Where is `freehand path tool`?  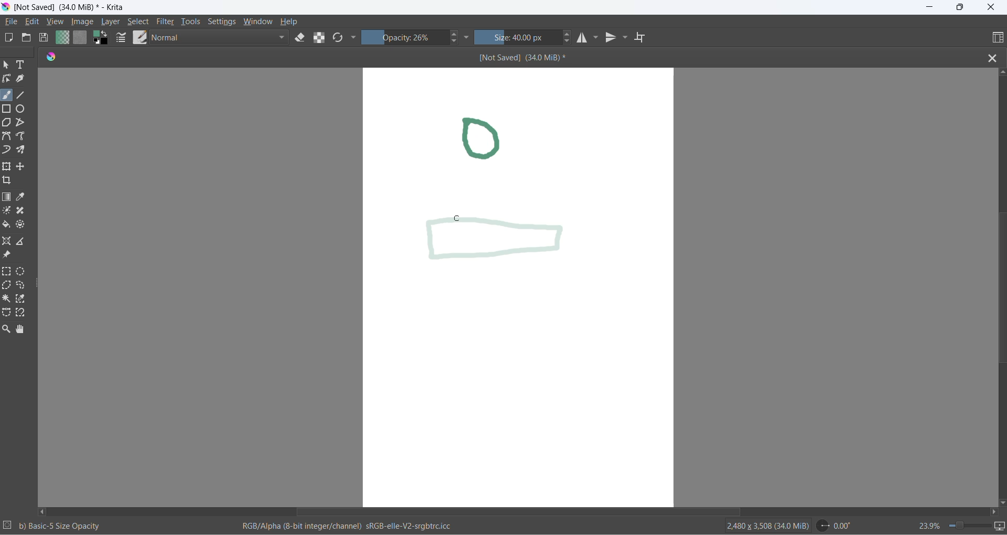
freehand path tool is located at coordinates (25, 136).